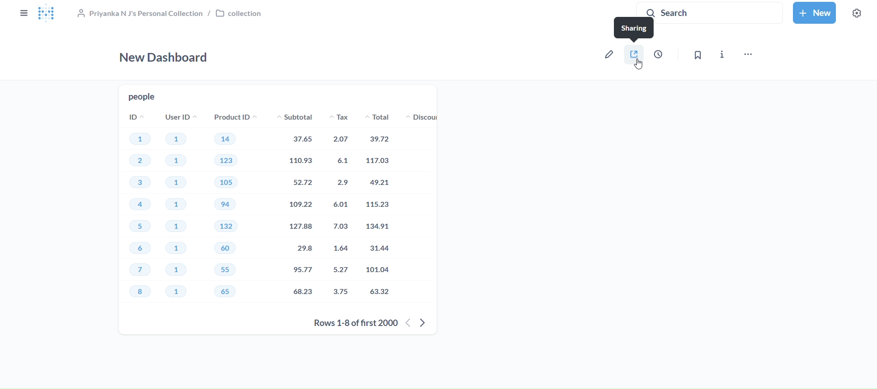 The height and width of the screenshot is (389, 877). Describe the element at coordinates (48, 15) in the screenshot. I see `logo` at that location.